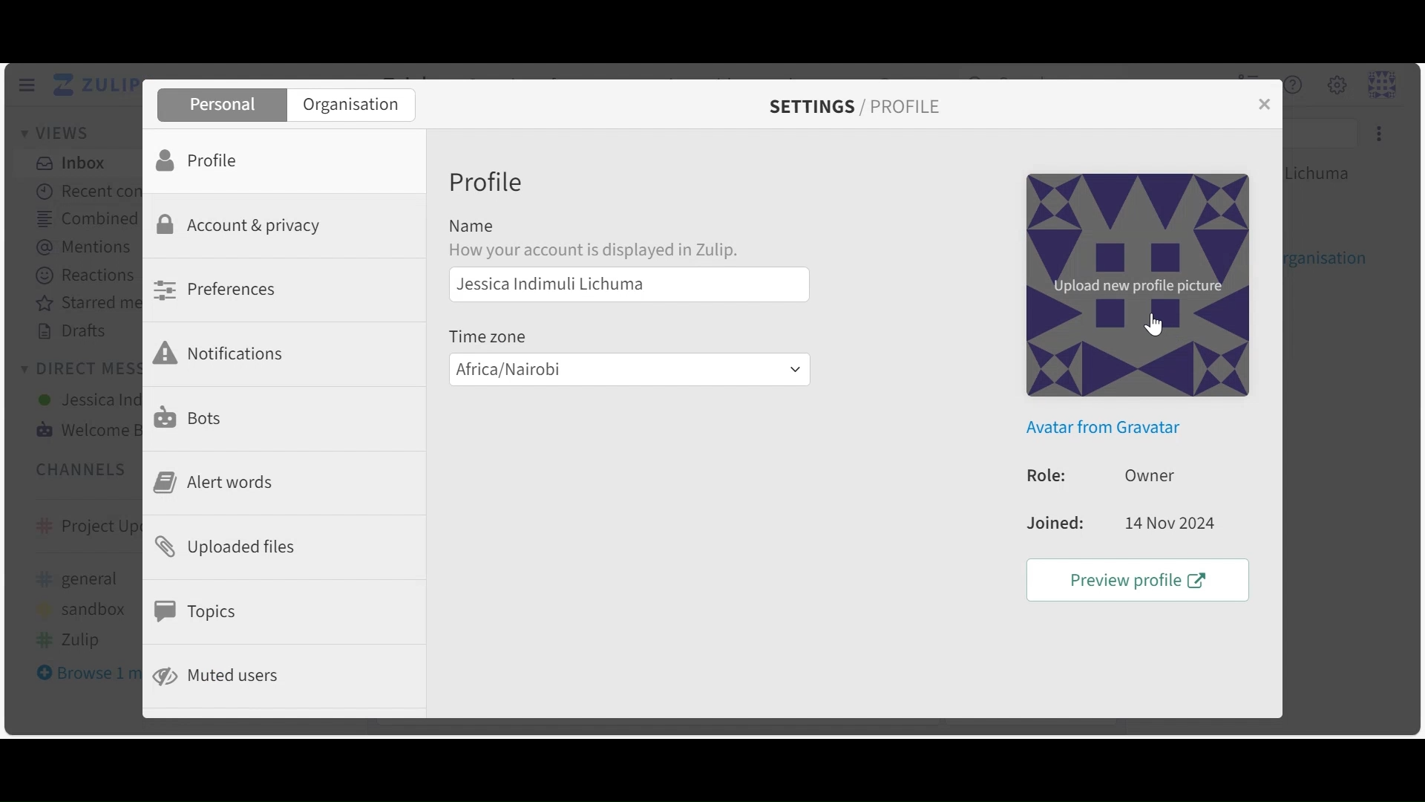  I want to click on Personal, so click(221, 103).